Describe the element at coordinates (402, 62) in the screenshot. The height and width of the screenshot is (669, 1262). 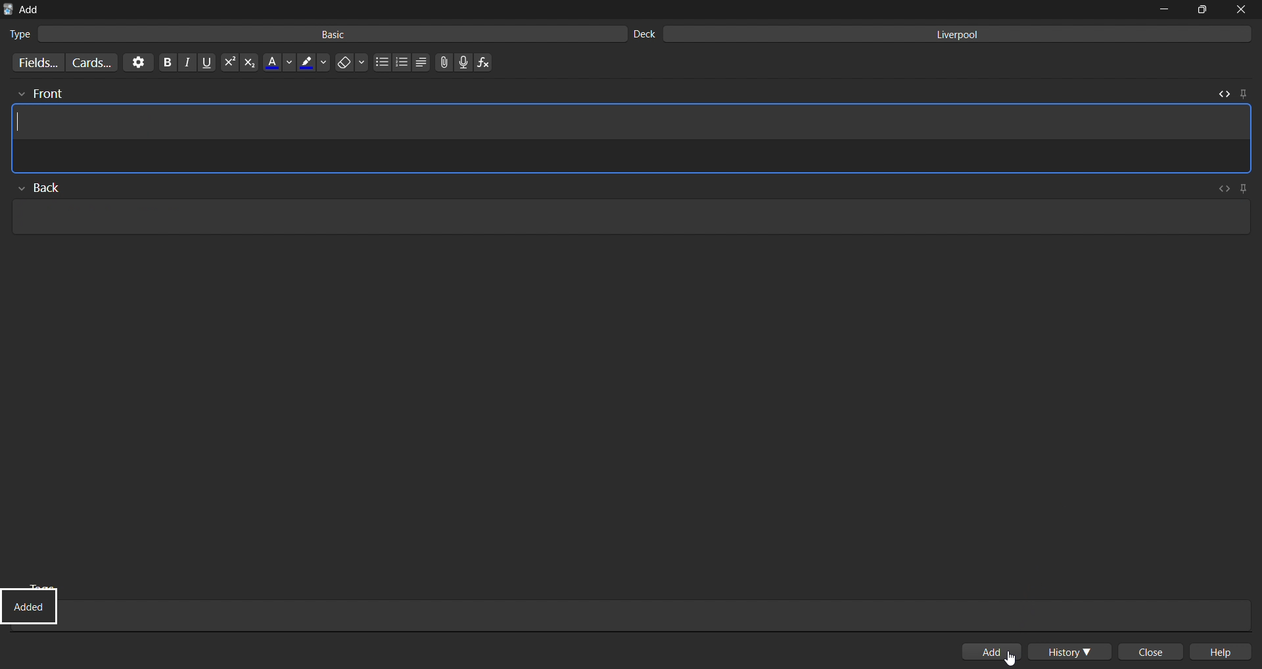
I see `ordered list` at that location.